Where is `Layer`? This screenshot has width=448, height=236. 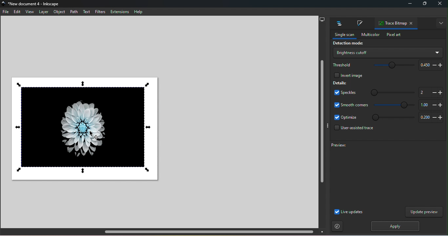
Layer is located at coordinates (43, 12).